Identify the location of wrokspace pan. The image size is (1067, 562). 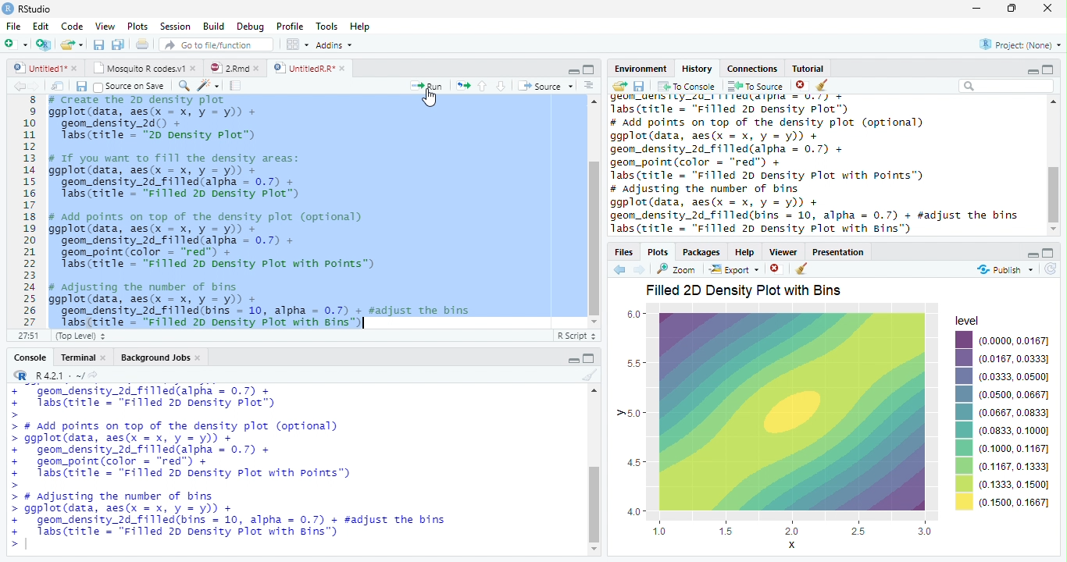
(296, 44).